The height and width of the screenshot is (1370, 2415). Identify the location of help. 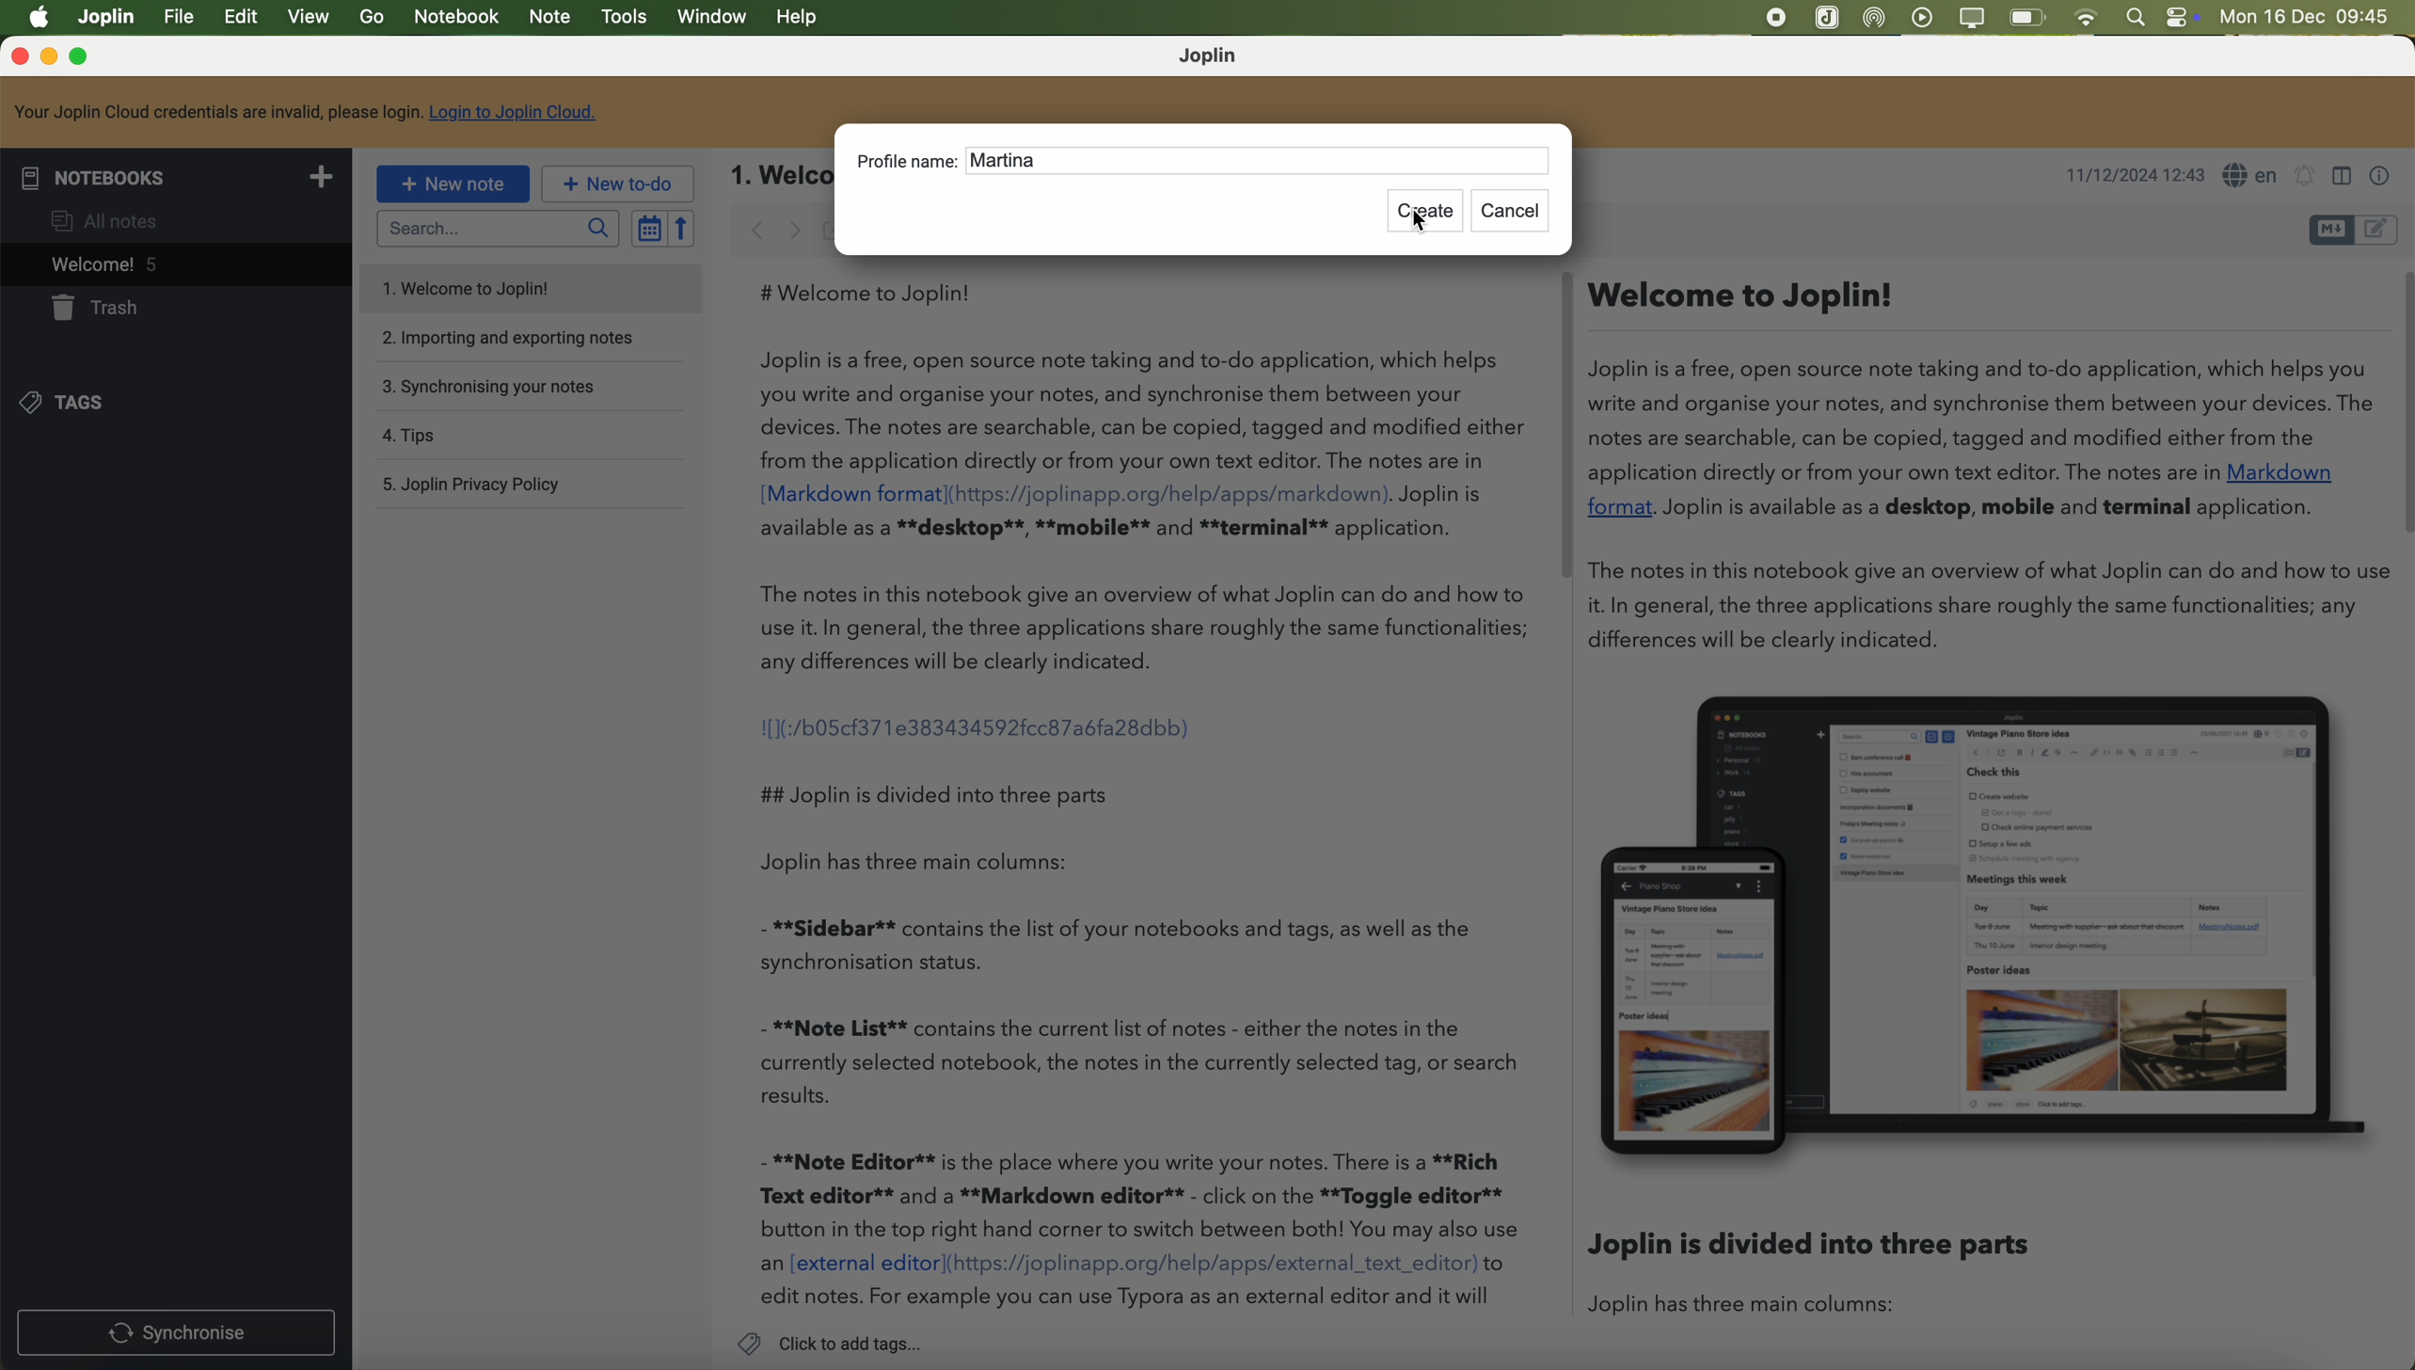
(800, 19).